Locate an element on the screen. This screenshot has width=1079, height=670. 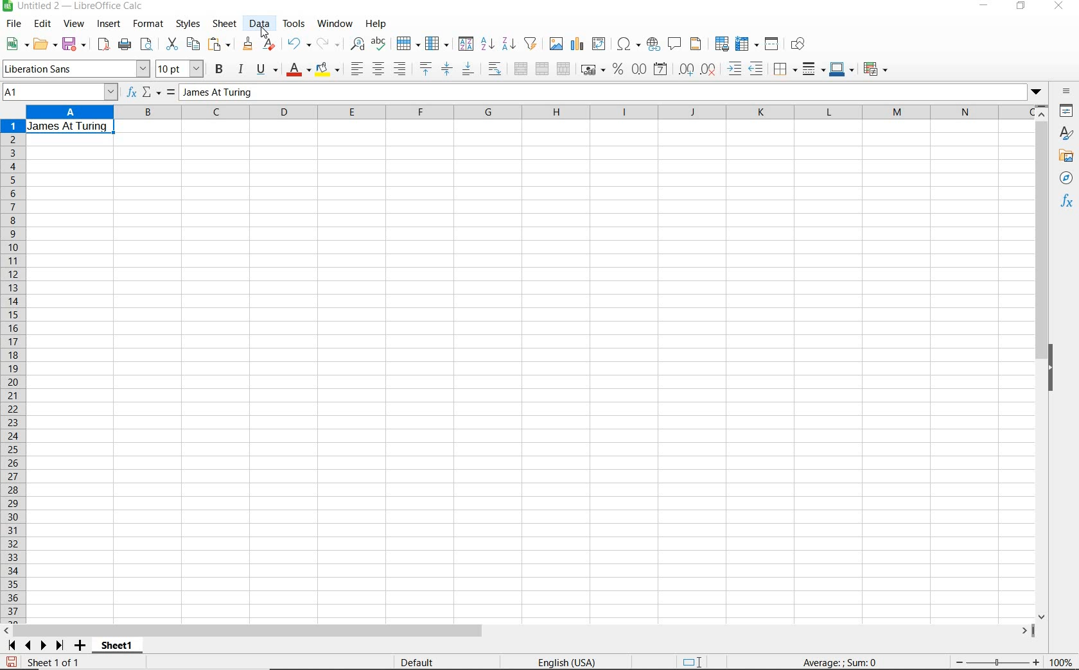
center vertically is located at coordinates (448, 69).